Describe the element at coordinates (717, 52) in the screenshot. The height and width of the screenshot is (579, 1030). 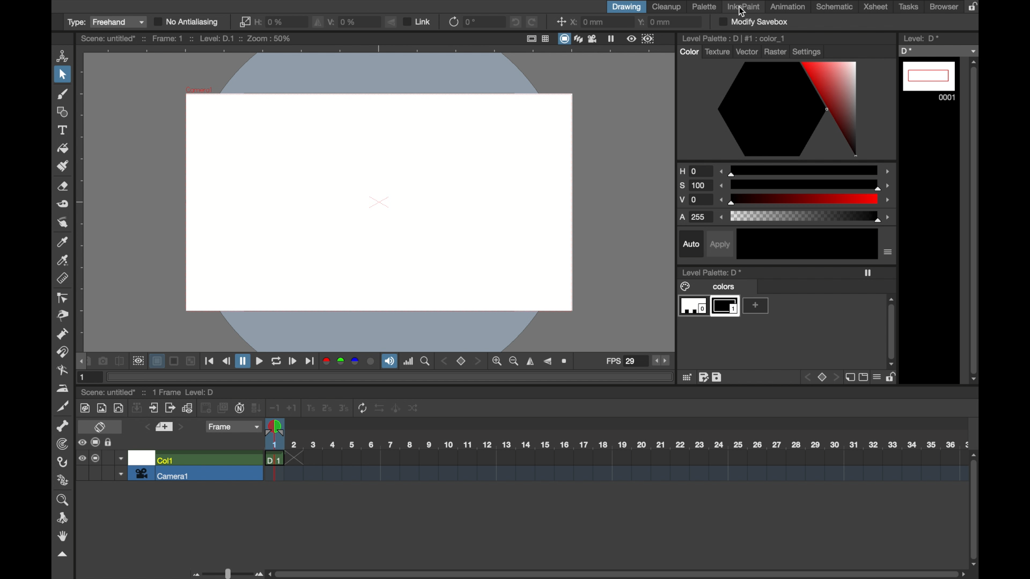
I see `texture` at that location.